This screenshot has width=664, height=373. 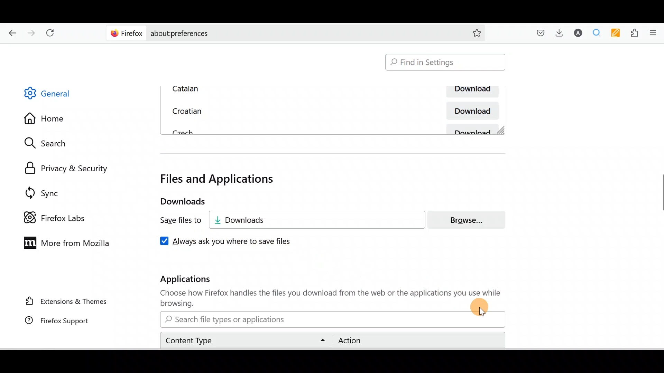 What do you see at coordinates (176, 202) in the screenshot?
I see `Downloads` at bounding box center [176, 202].